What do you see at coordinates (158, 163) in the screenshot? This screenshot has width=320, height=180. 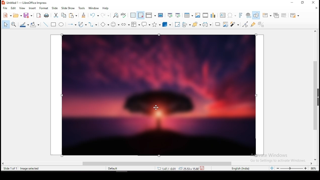 I see `scroll bar` at bounding box center [158, 163].